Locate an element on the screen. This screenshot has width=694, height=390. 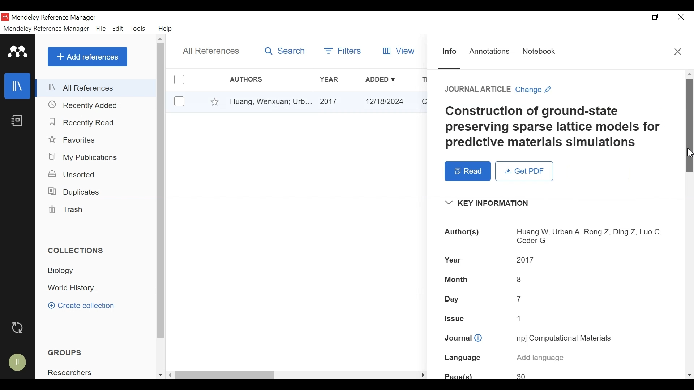
Vertical Scroll bar is located at coordinates (225, 375).